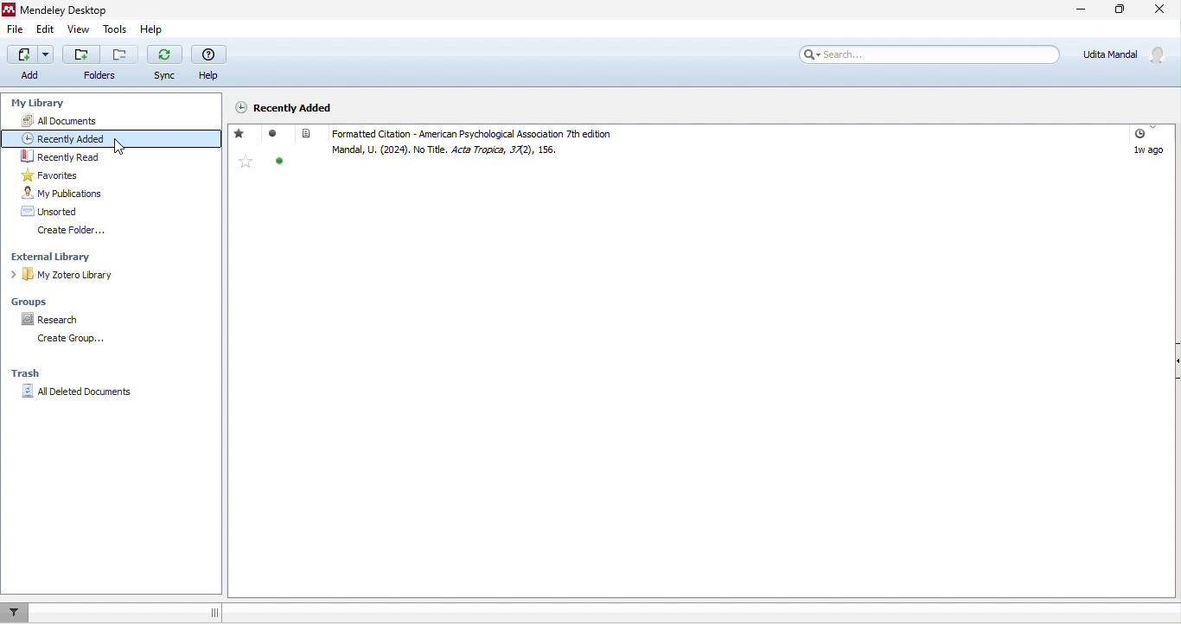 The image size is (1181, 624). Describe the element at coordinates (79, 29) in the screenshot. I see `view` at that location.